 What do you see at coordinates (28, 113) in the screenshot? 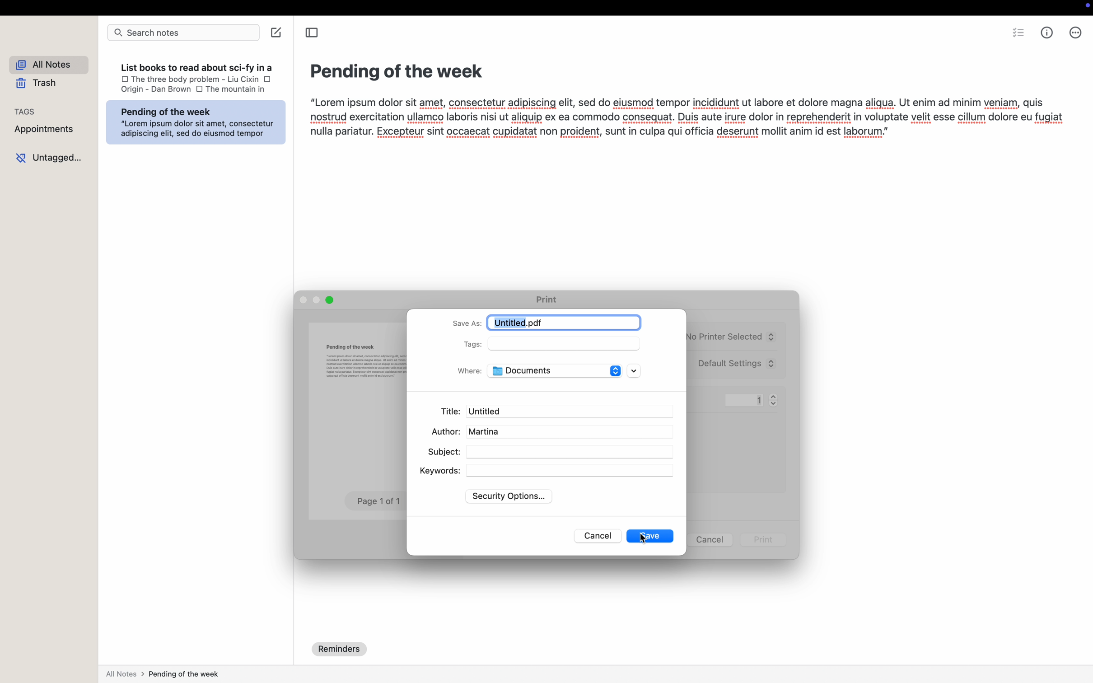
I see `tags` at bounding box center [28, 113].